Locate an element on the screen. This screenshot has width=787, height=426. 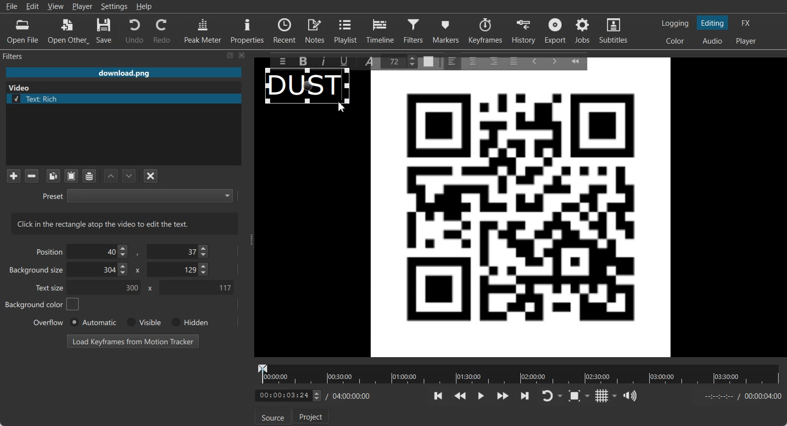
Playlist is located at coordinates (347, 30).